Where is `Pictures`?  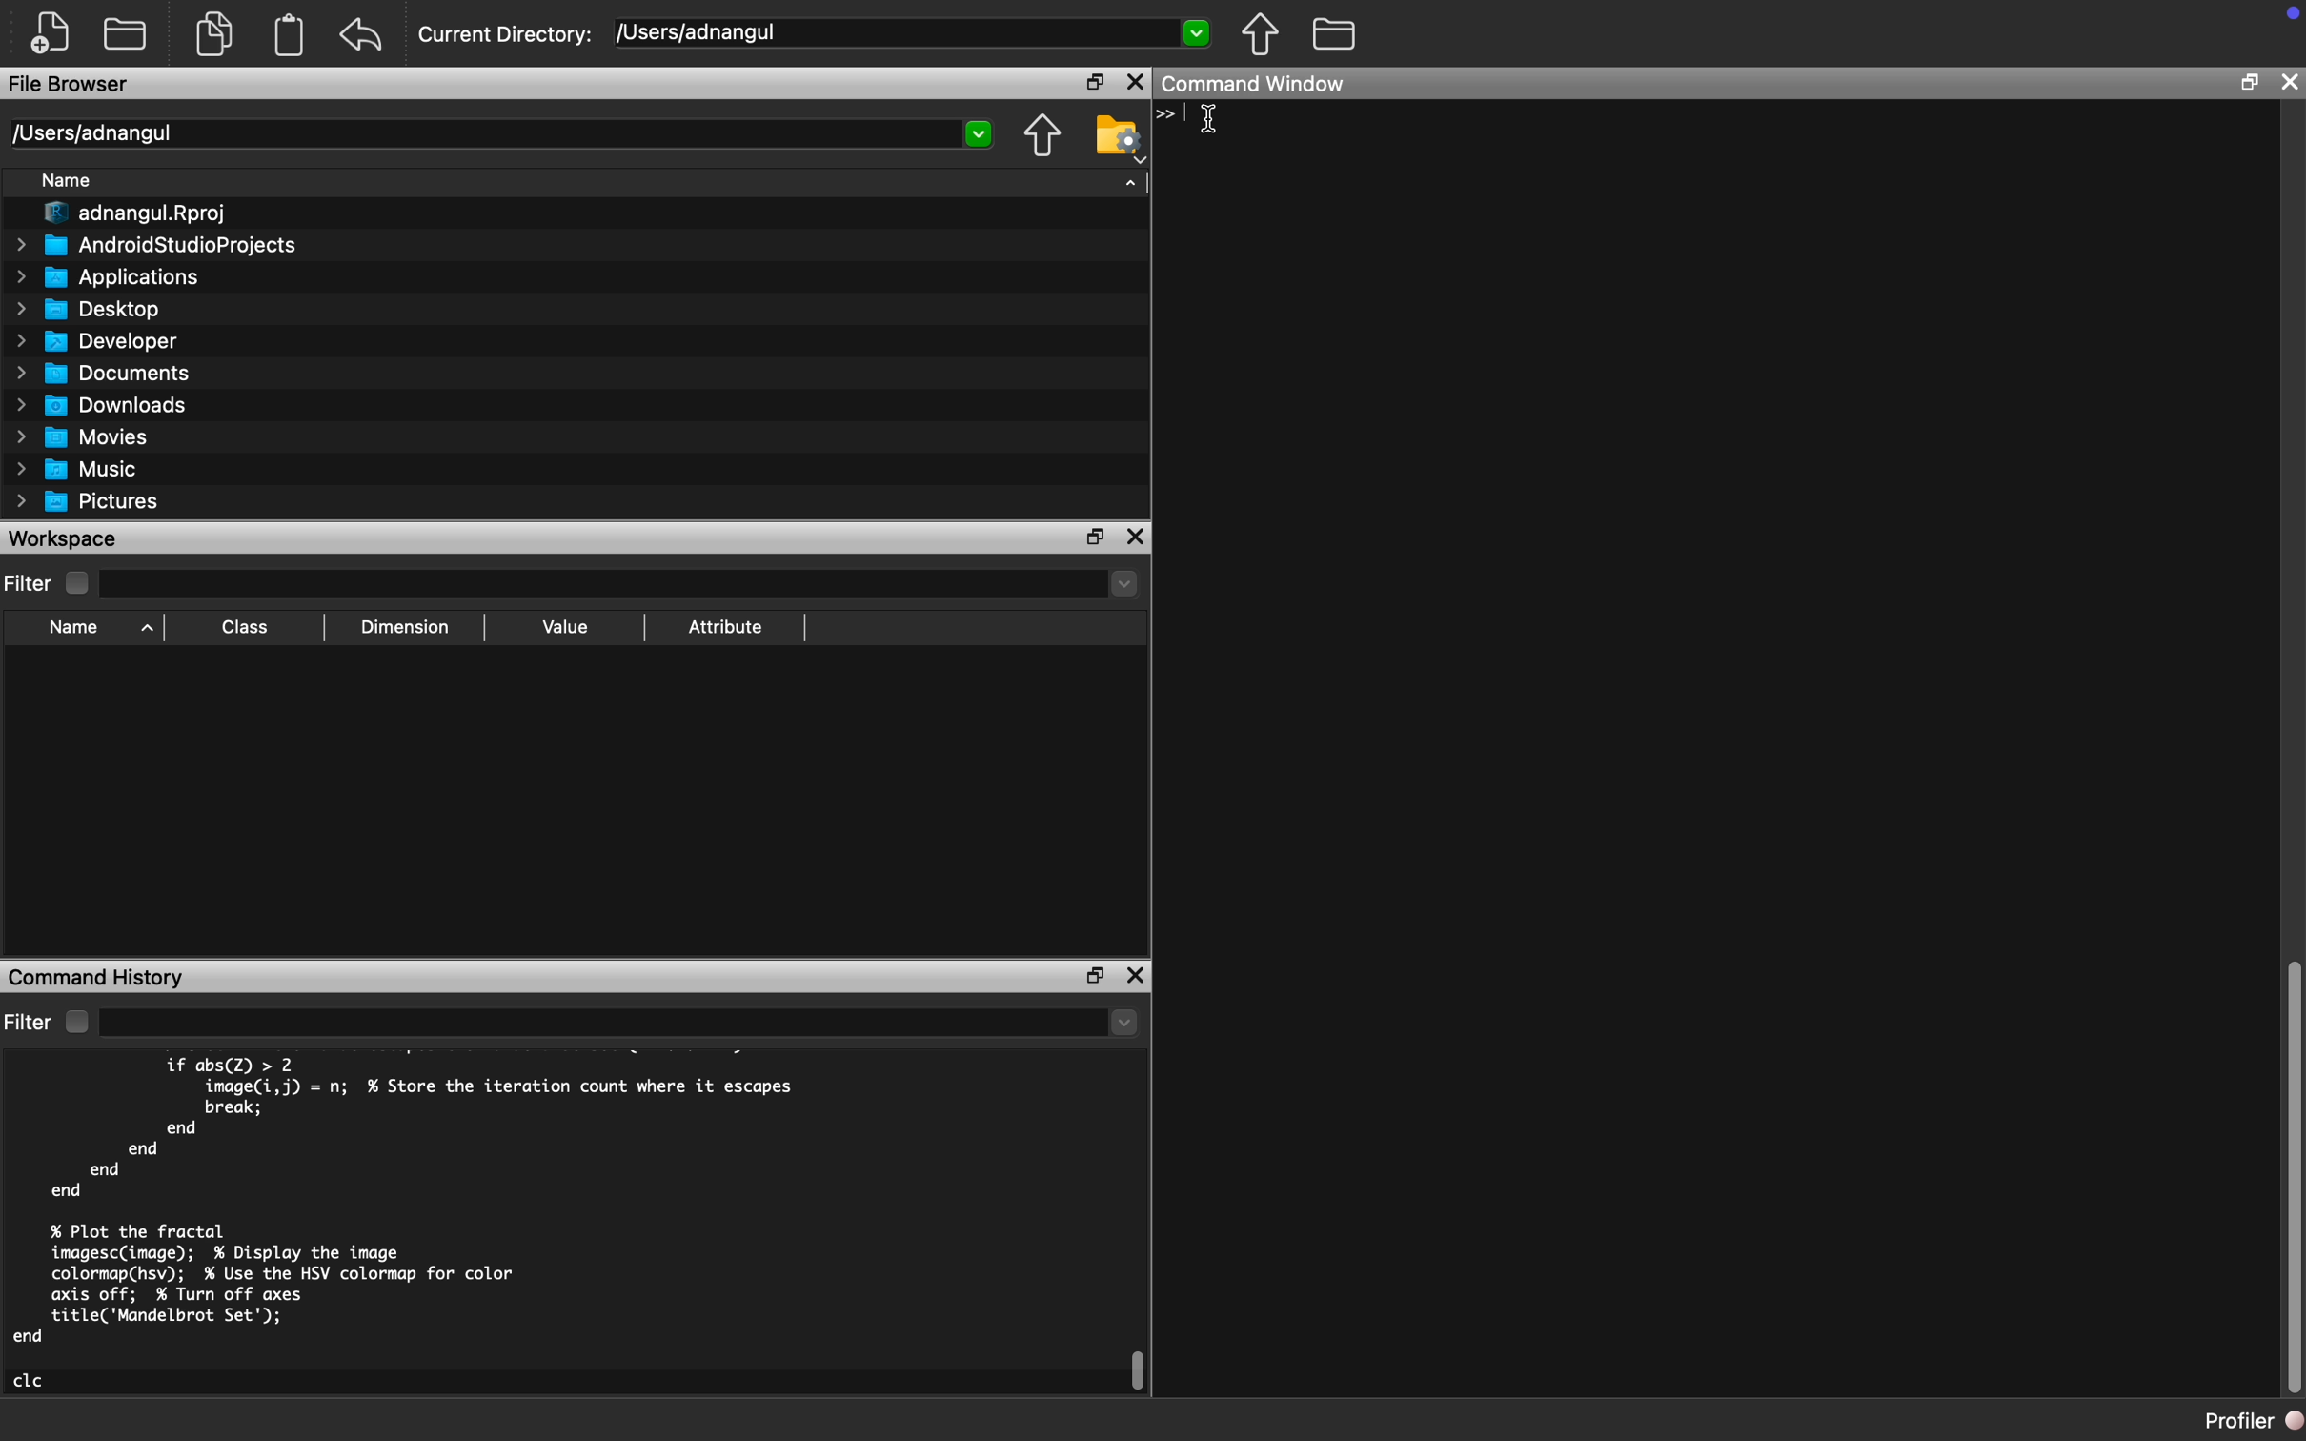 Pictures is located at coordinates (91, 502).